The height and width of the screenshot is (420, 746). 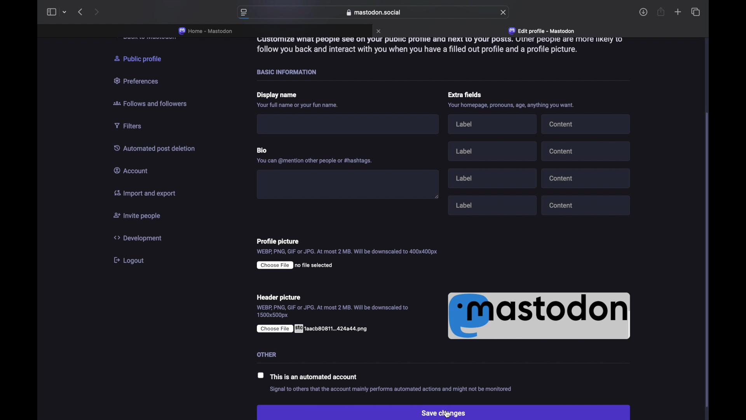 I want to click on ‘You can @mention other people or #hashtags., so click(x=315, y=161).